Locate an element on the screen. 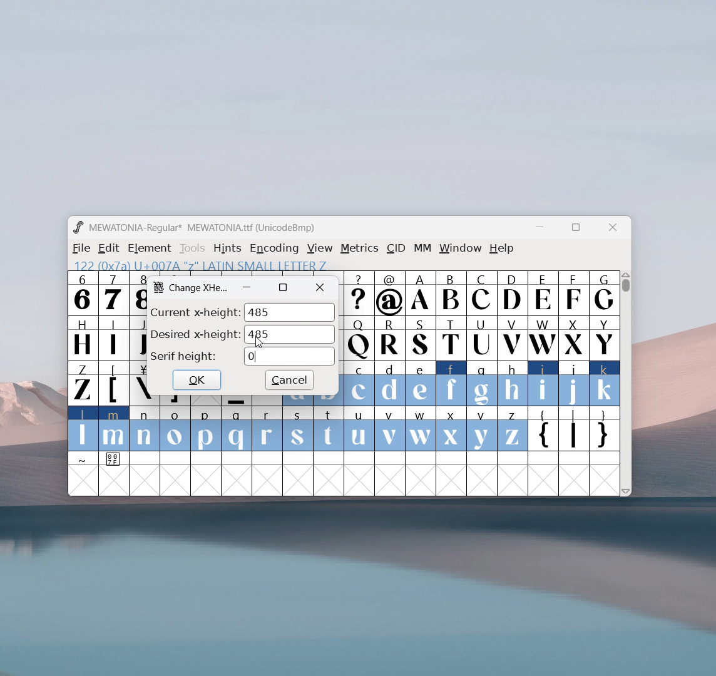 The width and height of the screenshot is (716, 676). z is located at coordinates (512, 429).